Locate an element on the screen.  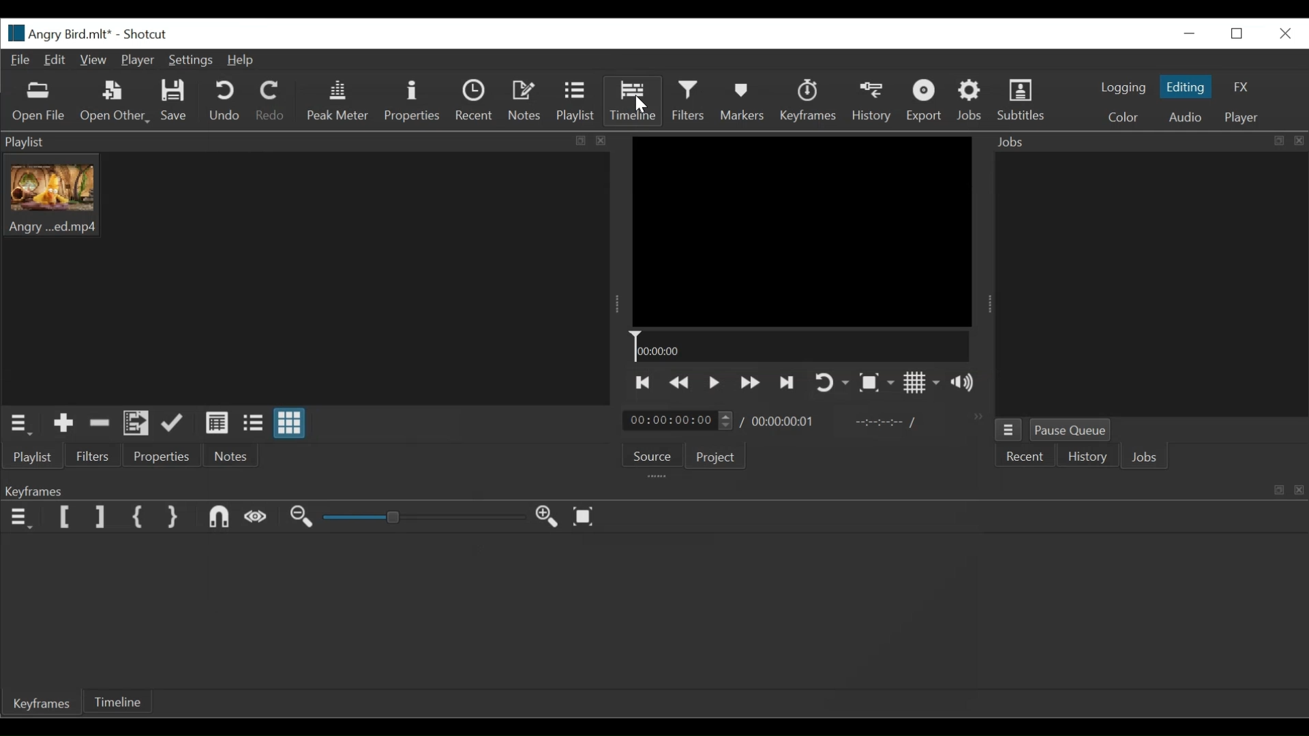
Redo is located at coordinates (271, 101).